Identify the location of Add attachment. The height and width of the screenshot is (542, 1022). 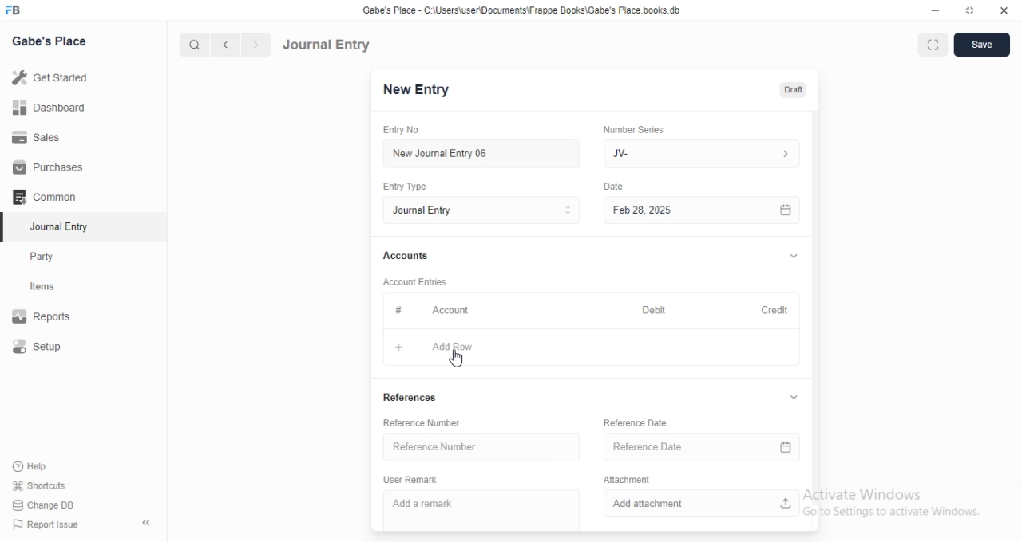
(701, 504).